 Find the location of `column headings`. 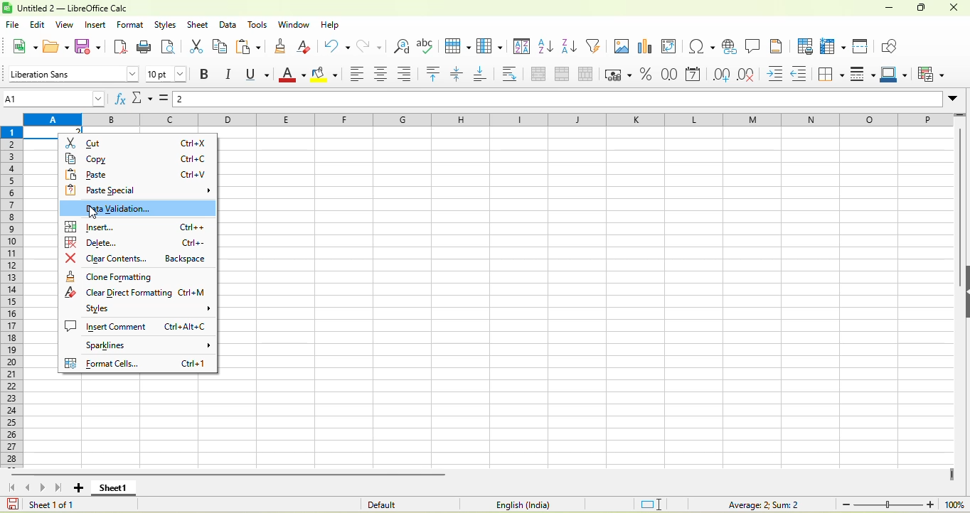

column headings is located at coordinates (487, 119).